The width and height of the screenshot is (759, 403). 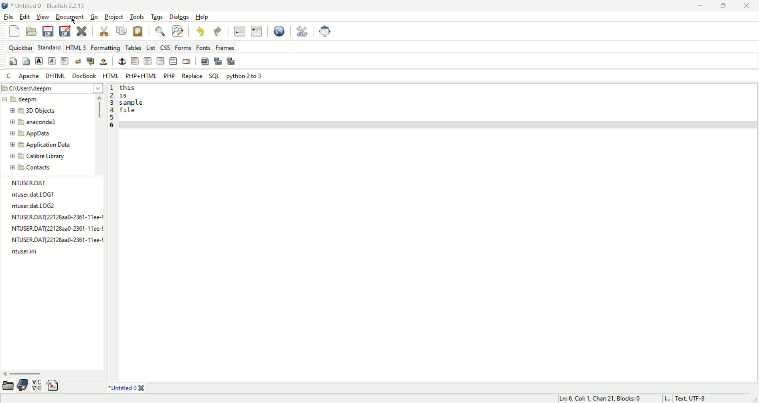 I want to click on contacts, so click(x=31, y=168).